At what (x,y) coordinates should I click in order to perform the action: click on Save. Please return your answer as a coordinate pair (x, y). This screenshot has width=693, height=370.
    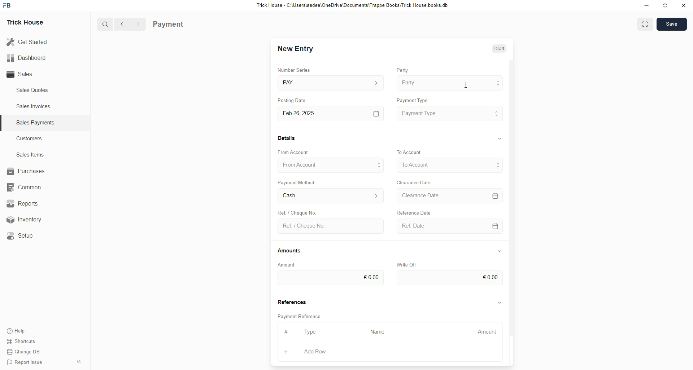
    Looking at the image, I should click on (671, 24).